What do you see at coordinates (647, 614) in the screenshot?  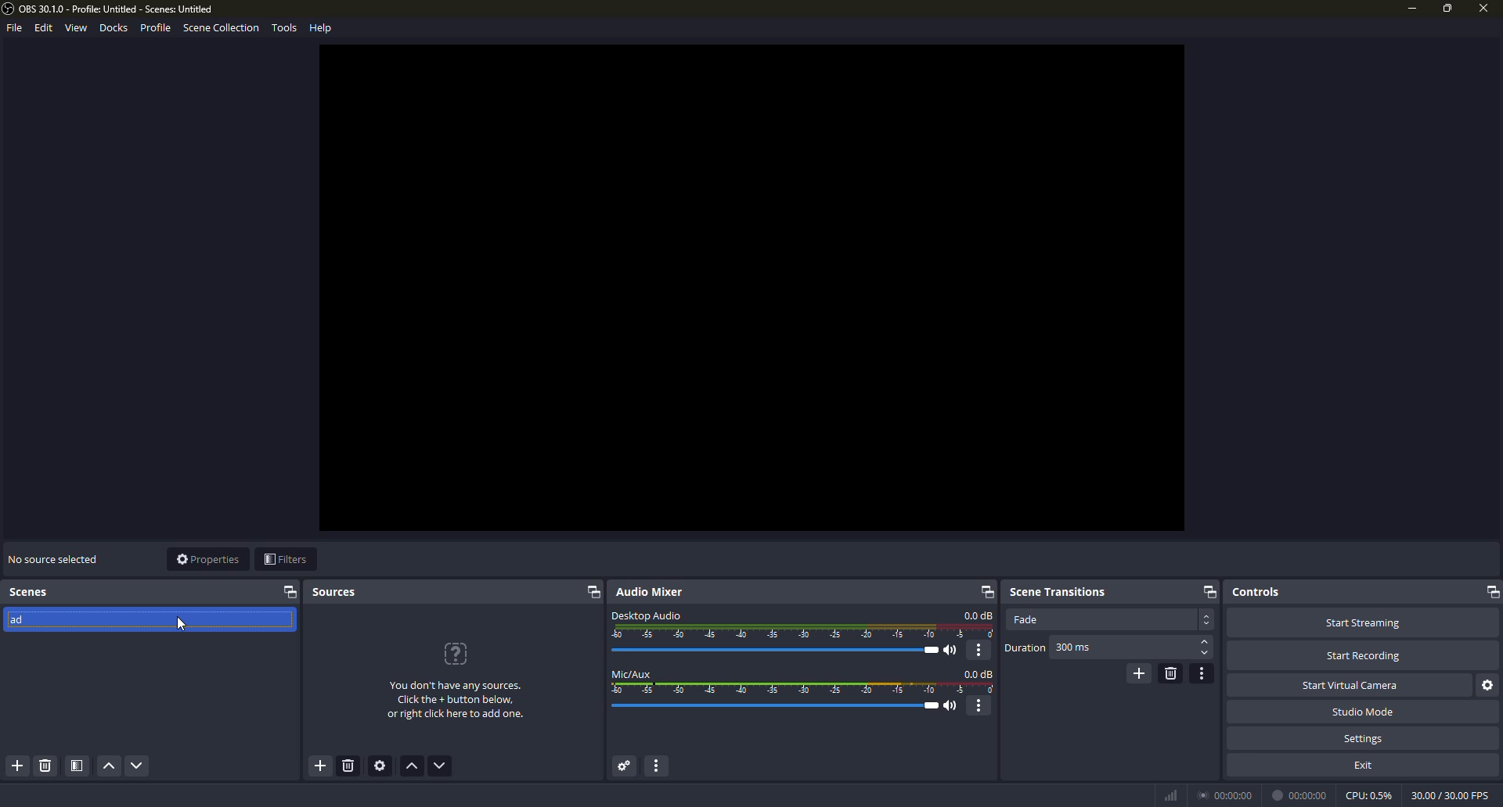 I see `desktop audio` at bounding box center [647, 614].